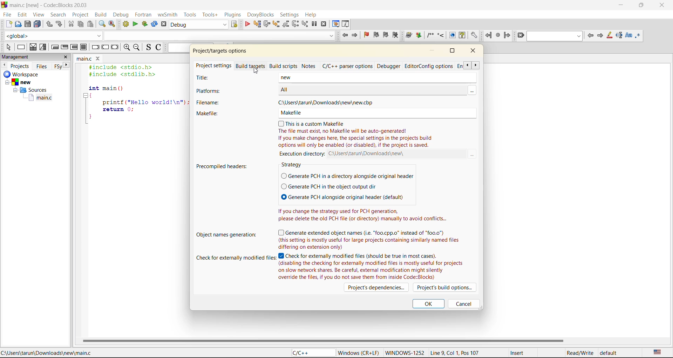 The height and width of the screenshot is (358, 673). Describe the element at coordinates (395, 35) in the screenshot. I see `clear bookmark` at that location.